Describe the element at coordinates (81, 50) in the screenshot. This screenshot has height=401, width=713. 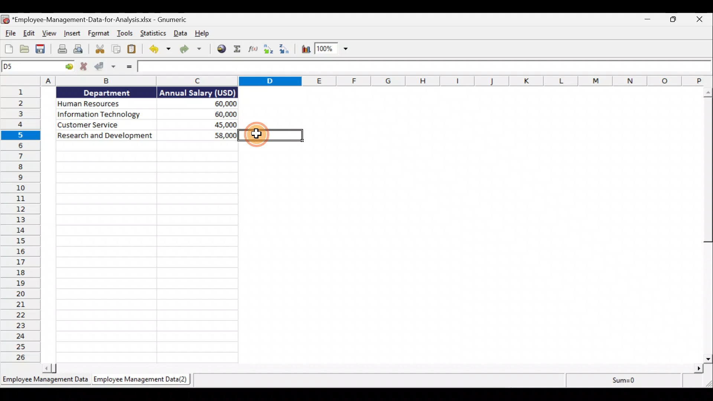
I see `Print preview` at that location.